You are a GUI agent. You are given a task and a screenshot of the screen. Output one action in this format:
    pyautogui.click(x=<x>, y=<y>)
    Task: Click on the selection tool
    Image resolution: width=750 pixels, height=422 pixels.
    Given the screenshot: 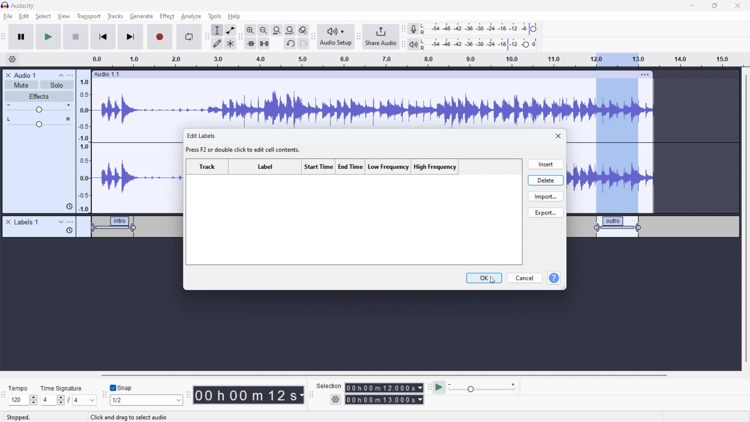 What is the action you would take?
    pyautogui.click(x=217, y=30)
    